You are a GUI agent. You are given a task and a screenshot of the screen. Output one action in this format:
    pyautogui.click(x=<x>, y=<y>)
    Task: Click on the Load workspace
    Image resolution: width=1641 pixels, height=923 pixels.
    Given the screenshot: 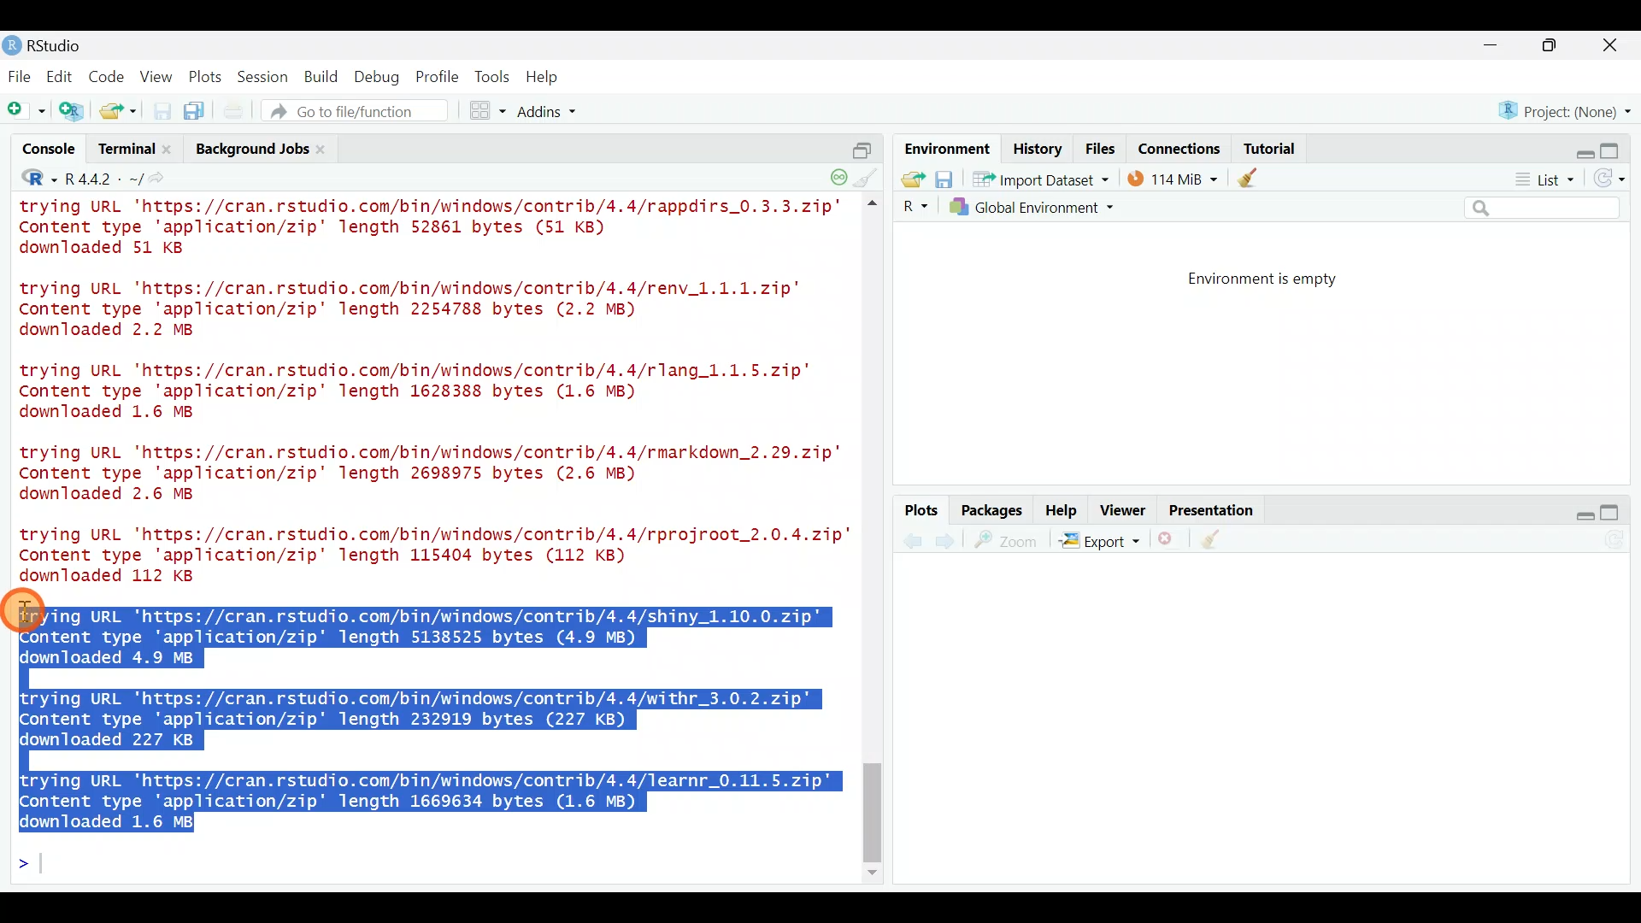 What is the action you would take?
    pyautogui.click(x=909, y=179)
    